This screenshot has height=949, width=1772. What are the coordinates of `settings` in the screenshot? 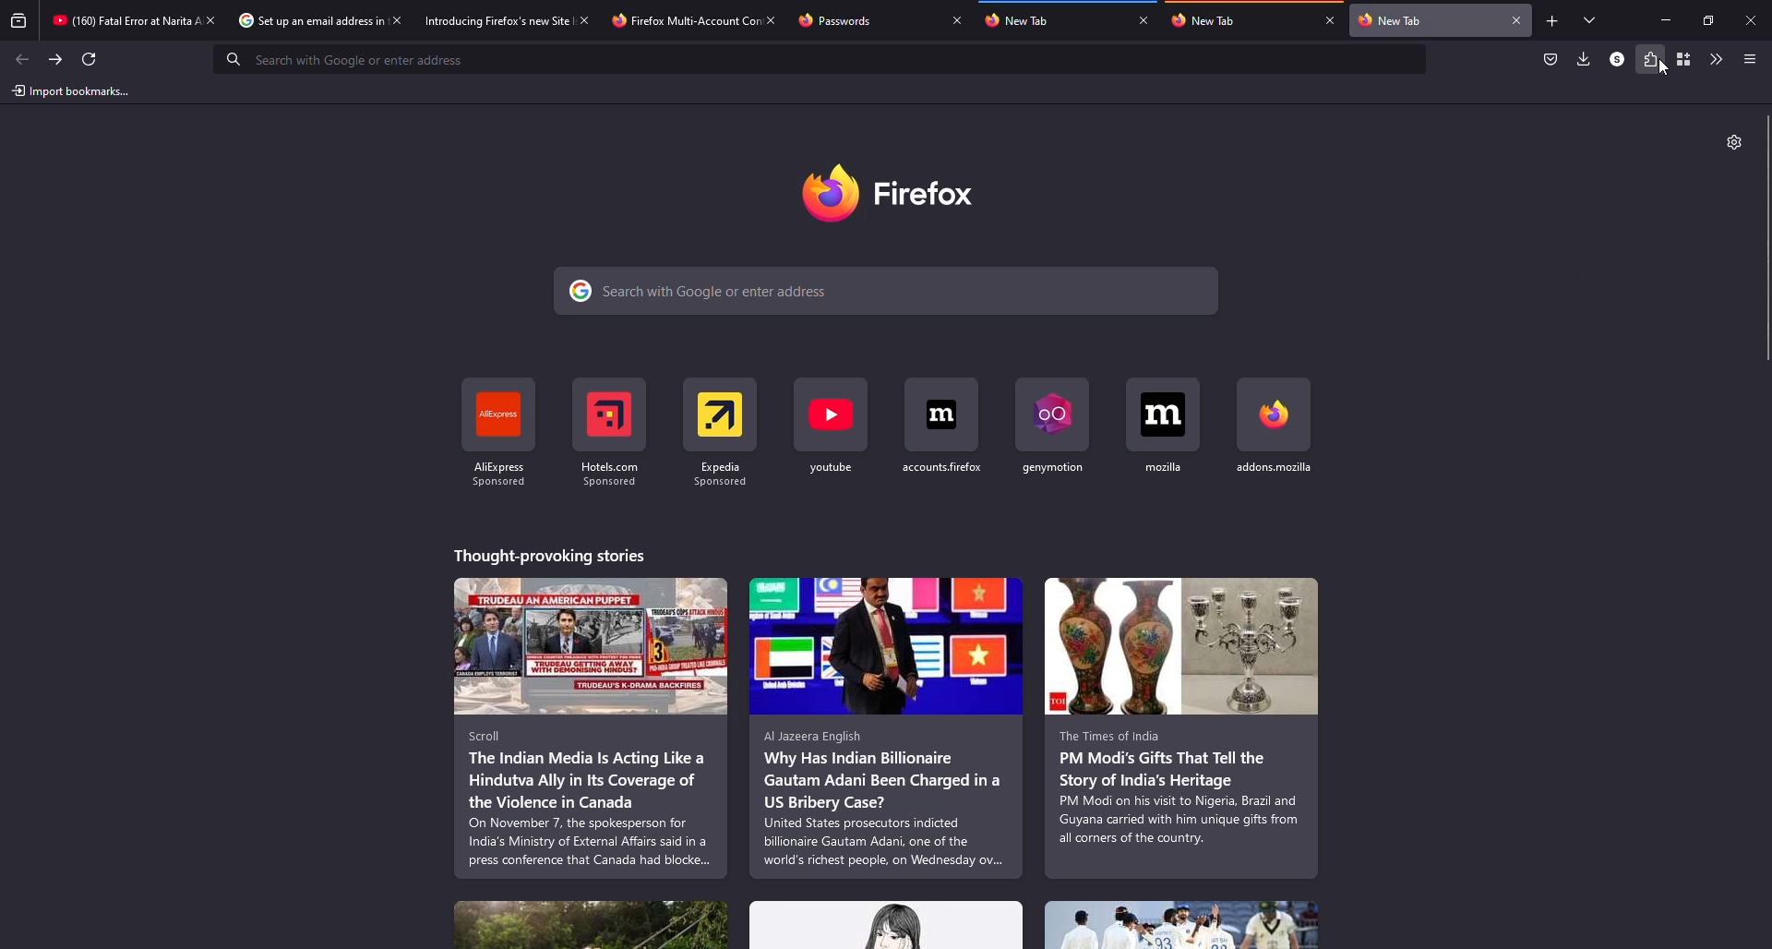 It's located at (1731, 141).